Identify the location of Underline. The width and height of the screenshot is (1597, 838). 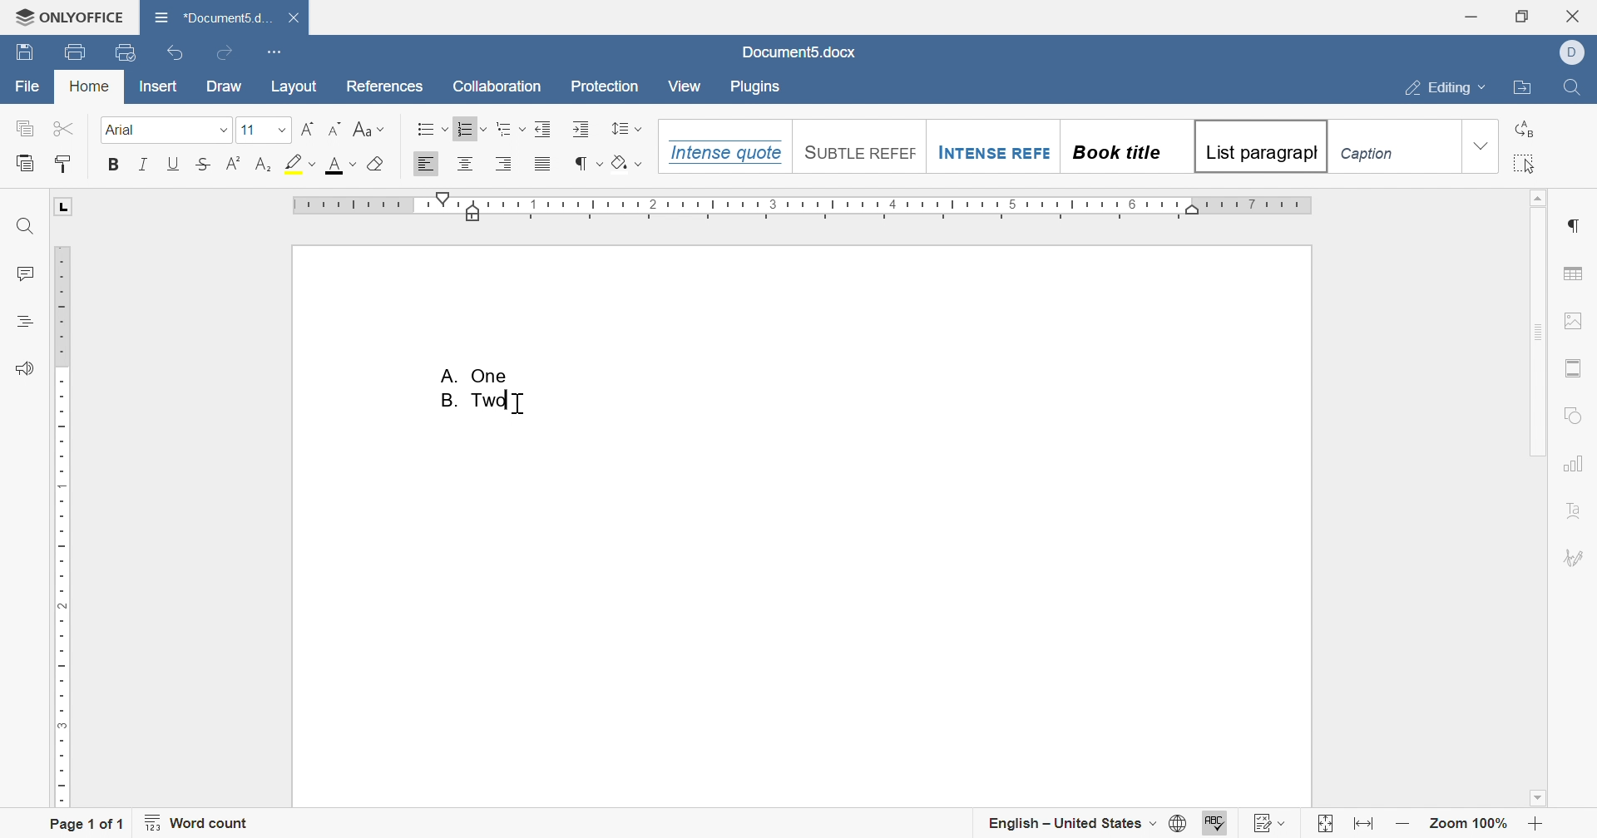
(173, 164).